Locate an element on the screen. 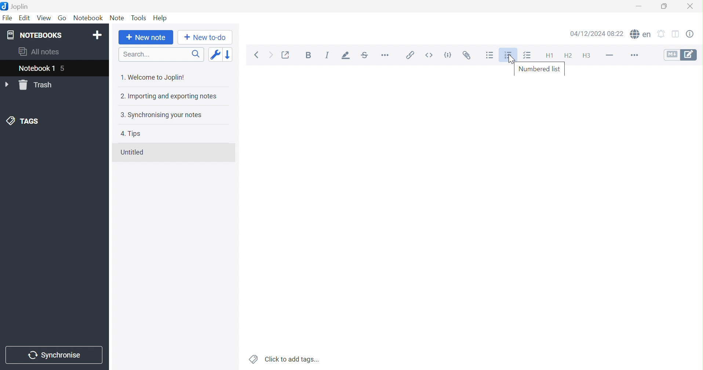 Image resolution: width=703 pixels, height=370 pixels. More is located at coordinates (633, 55).